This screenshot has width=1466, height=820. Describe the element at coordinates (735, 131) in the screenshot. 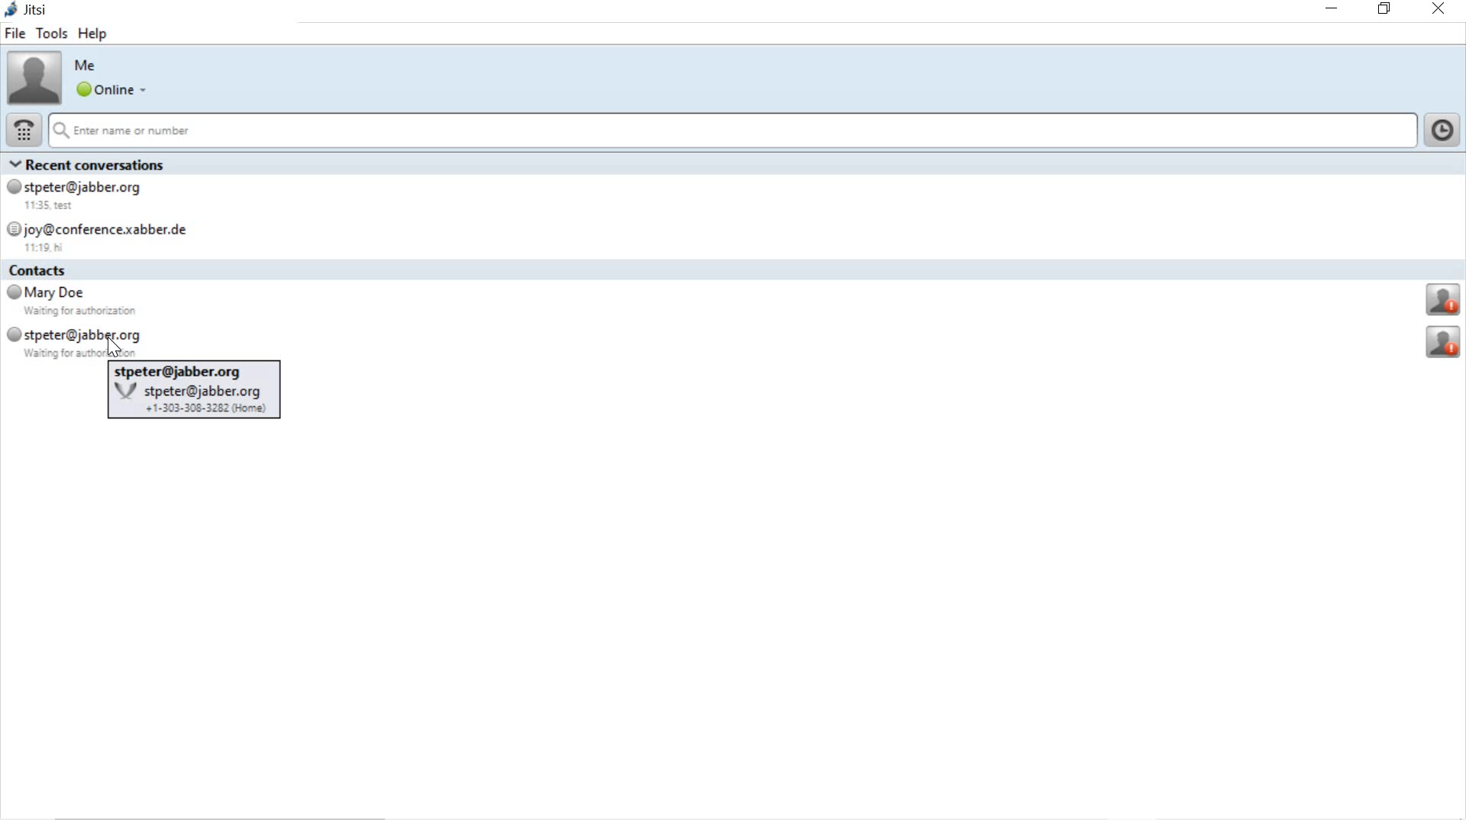

I see `Enter name or number` at that location.